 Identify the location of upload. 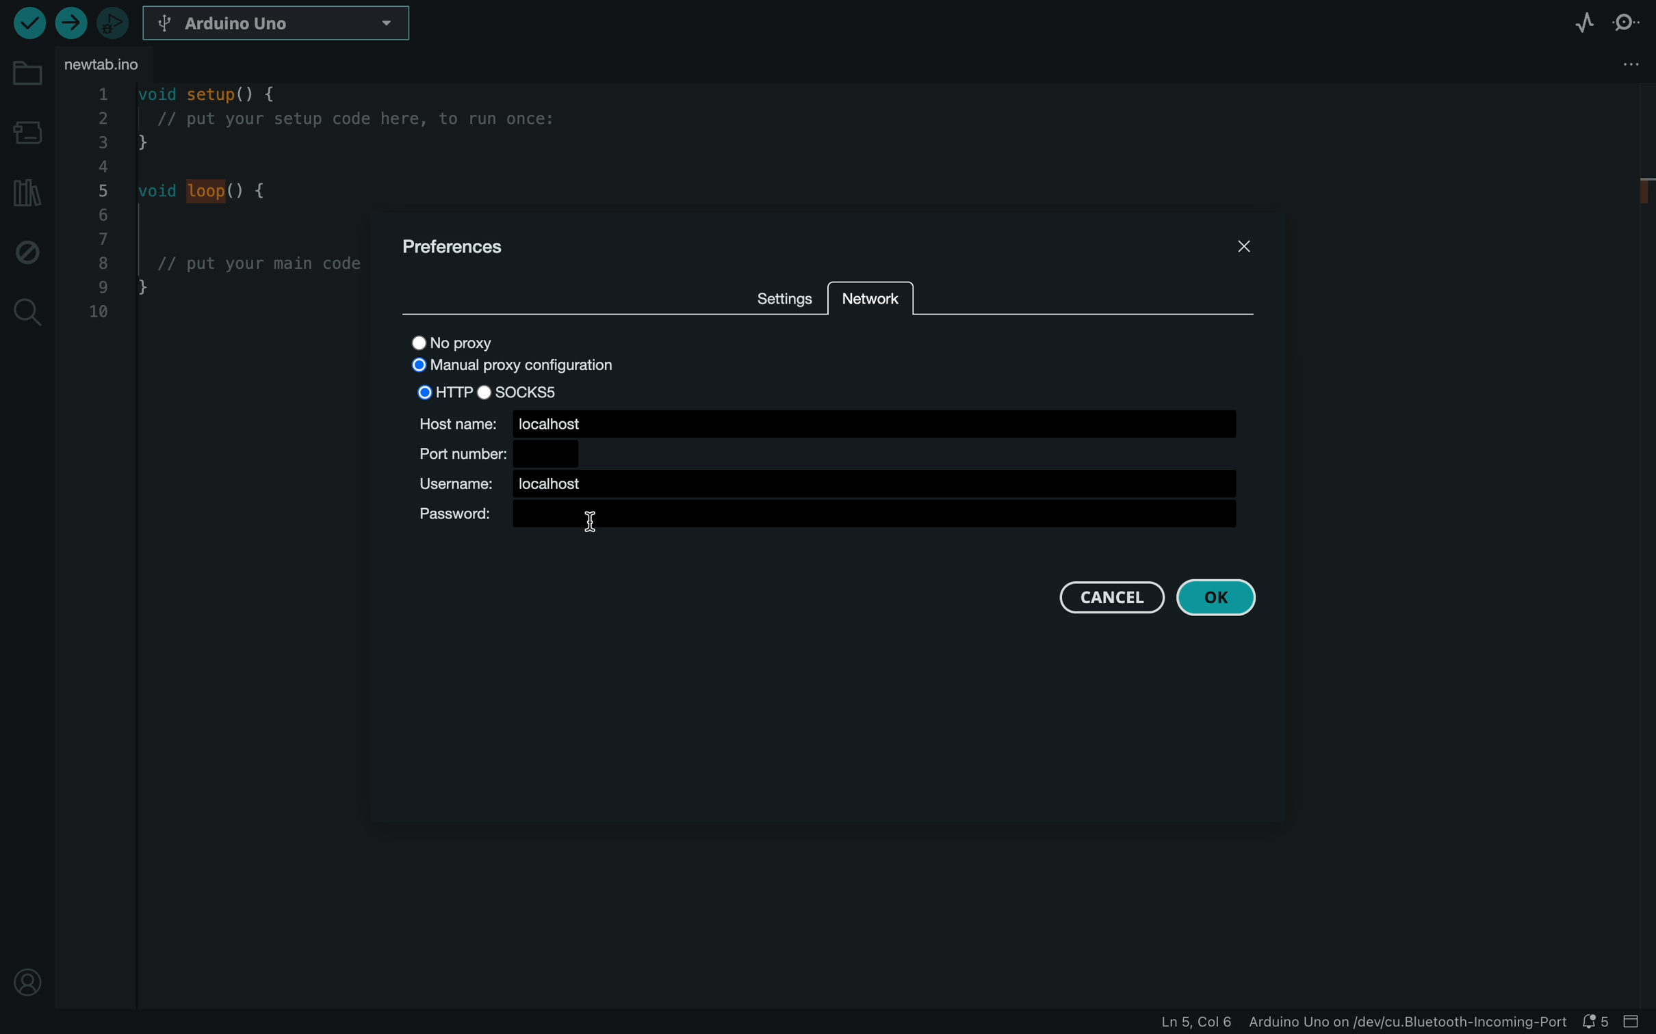
(70, 25).